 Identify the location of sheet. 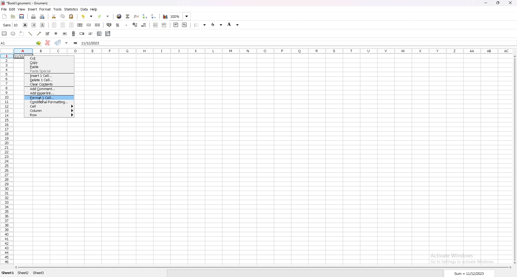
(24, 274).